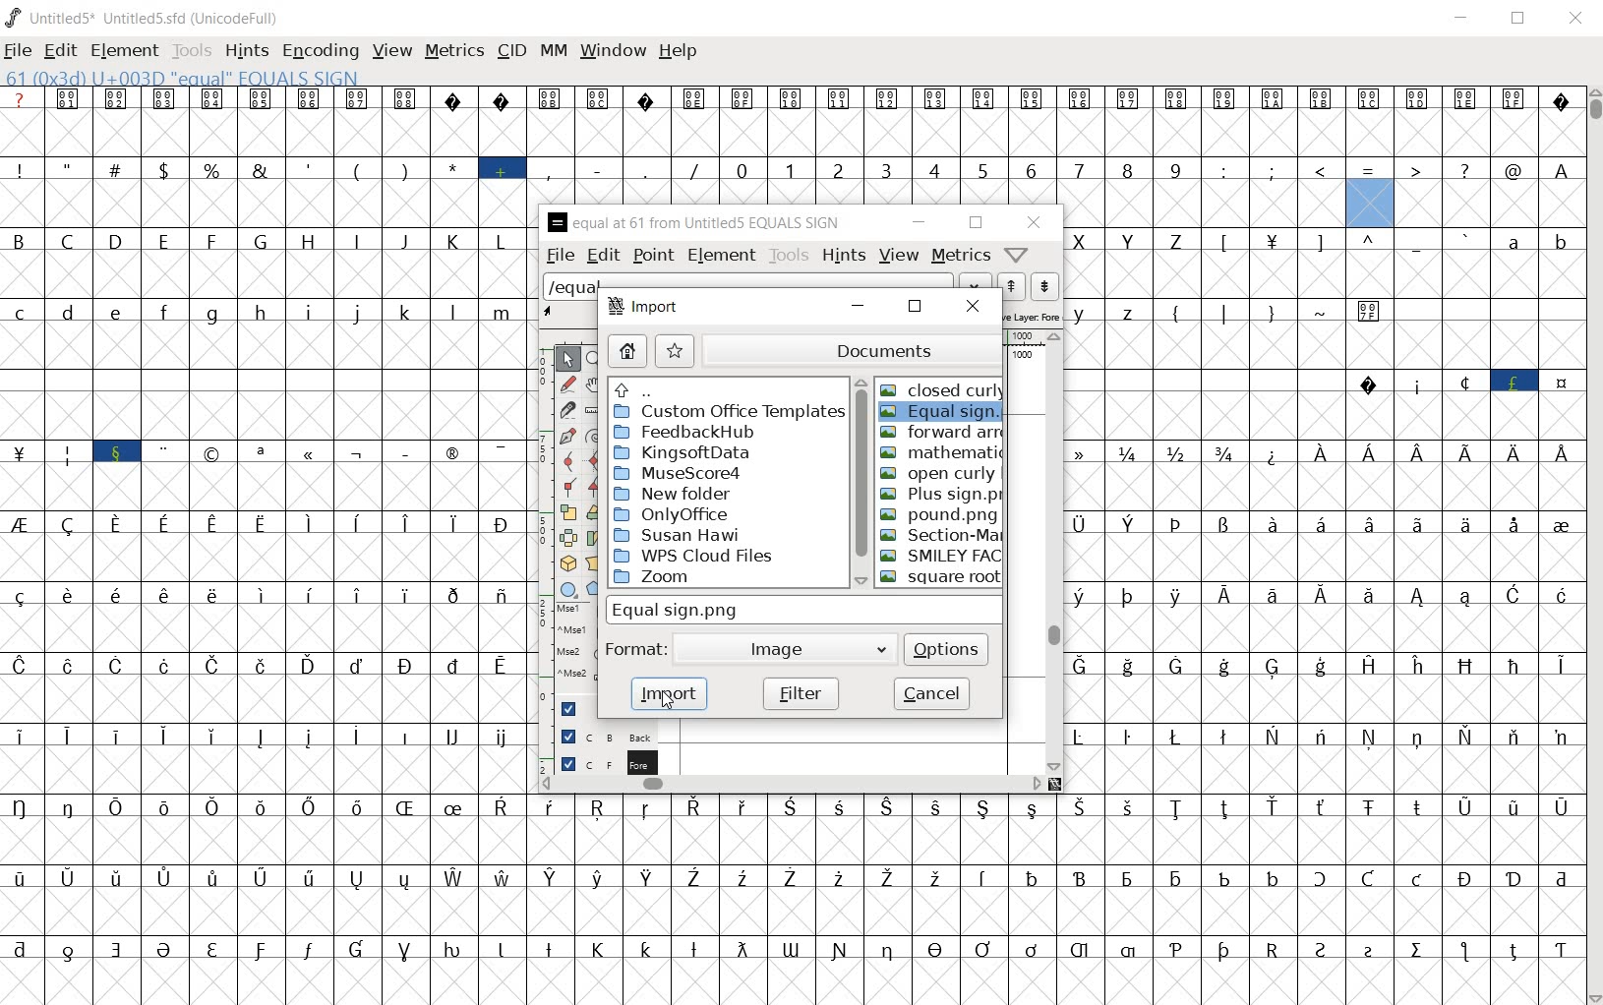  I want to click on rotate the selection in 3D and project back to plane, so click(567, 562).